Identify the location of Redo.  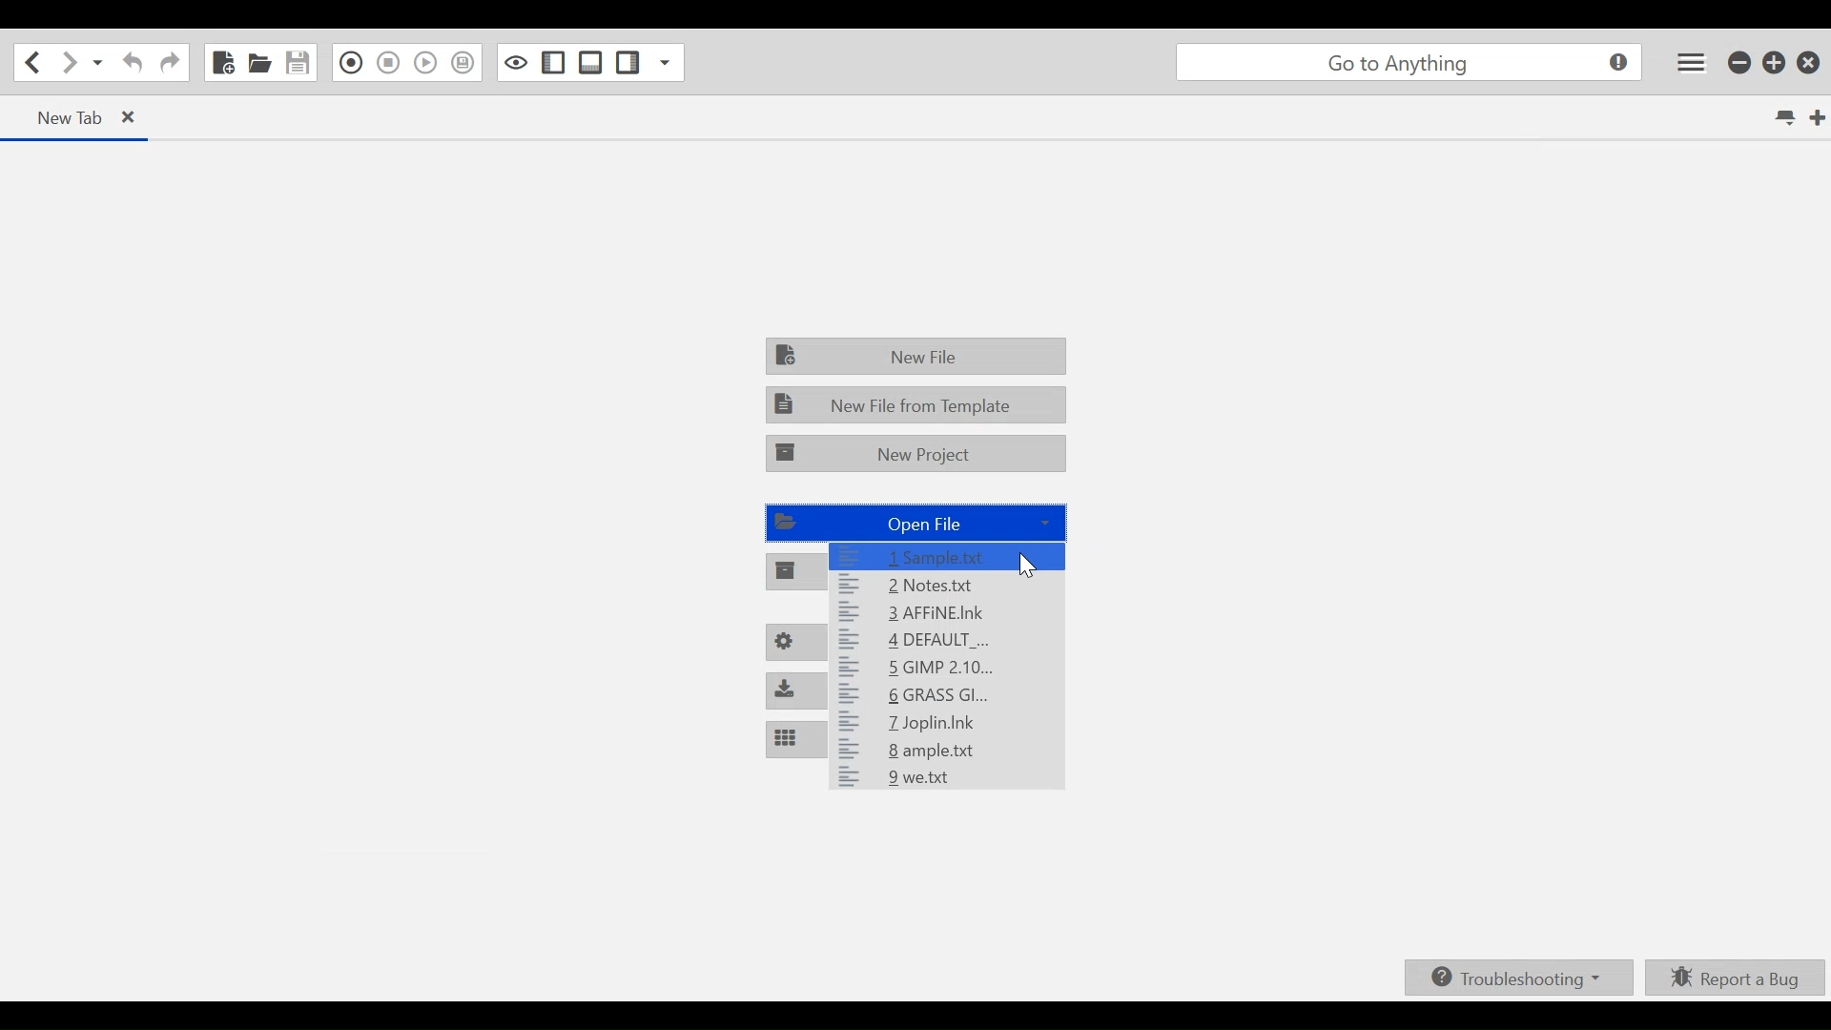
(169, 63).